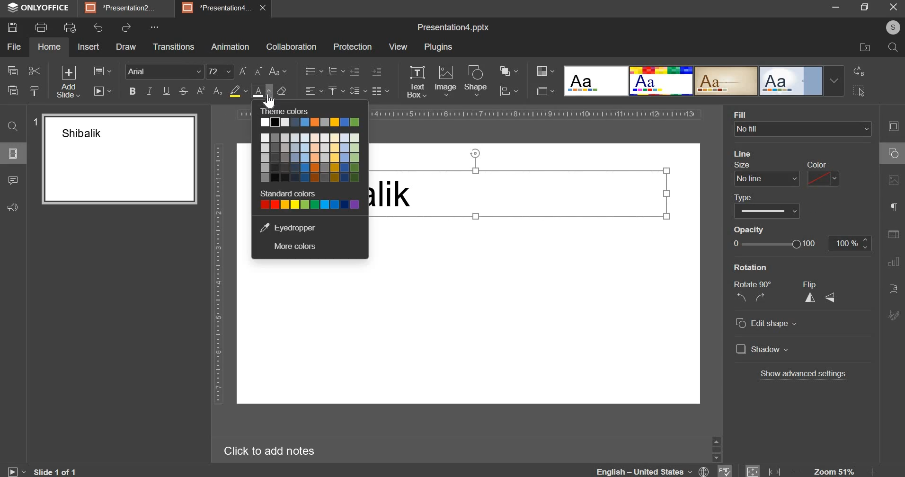 This screenshot has height=477, width=905. What do you see at coordinates (102, 71) in the screenshot?
I see `change slide layout` at bounding box center [102, 71].